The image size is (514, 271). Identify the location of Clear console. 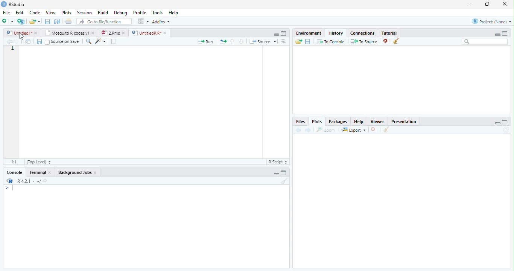
(284, 181).